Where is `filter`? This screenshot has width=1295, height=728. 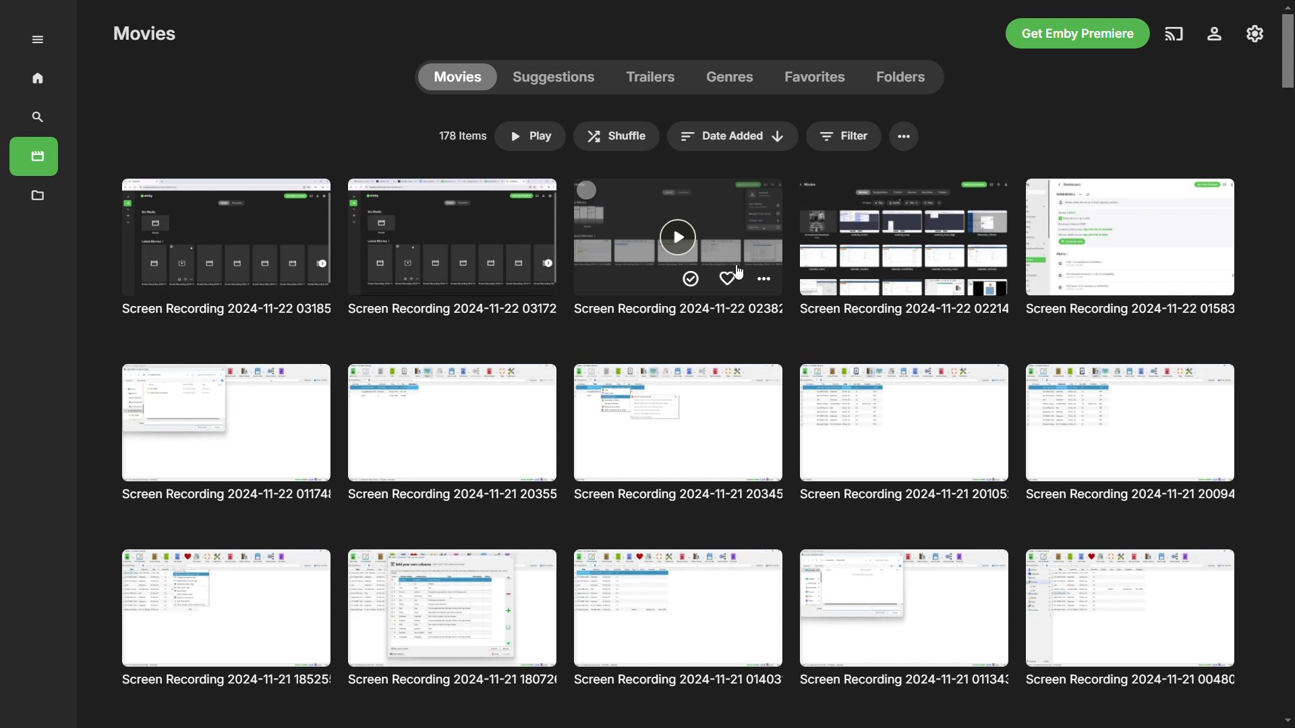
filter is located at coordinates (846, 138).